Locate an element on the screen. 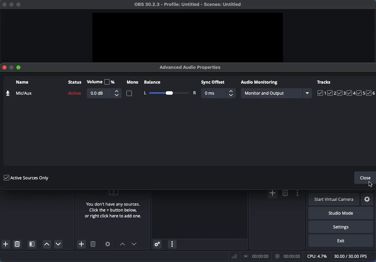 The width and height of the screenshot is (376, 262). Delete is located at coordinates (18, 244).